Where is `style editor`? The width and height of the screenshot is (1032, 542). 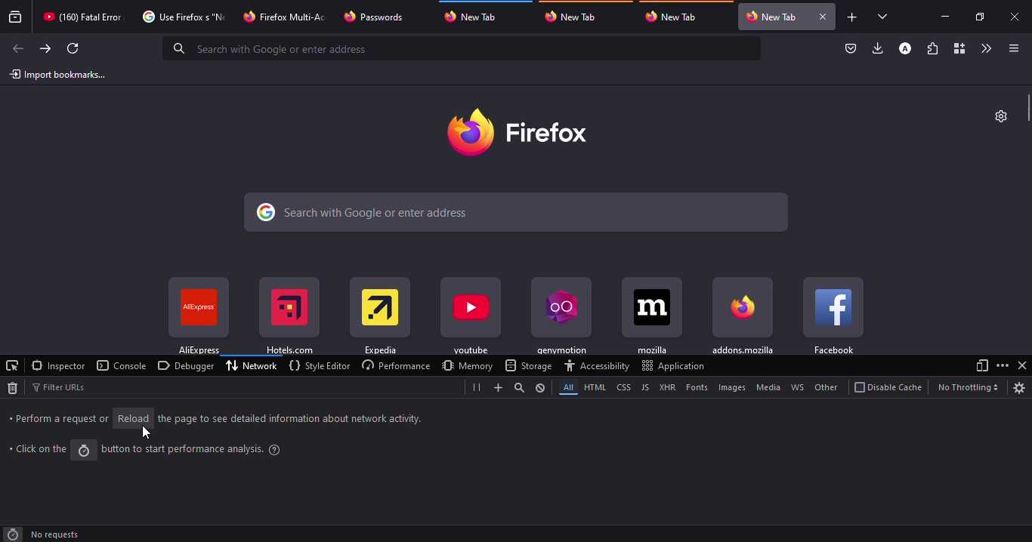 style editor is located at coordinates (318, 365).